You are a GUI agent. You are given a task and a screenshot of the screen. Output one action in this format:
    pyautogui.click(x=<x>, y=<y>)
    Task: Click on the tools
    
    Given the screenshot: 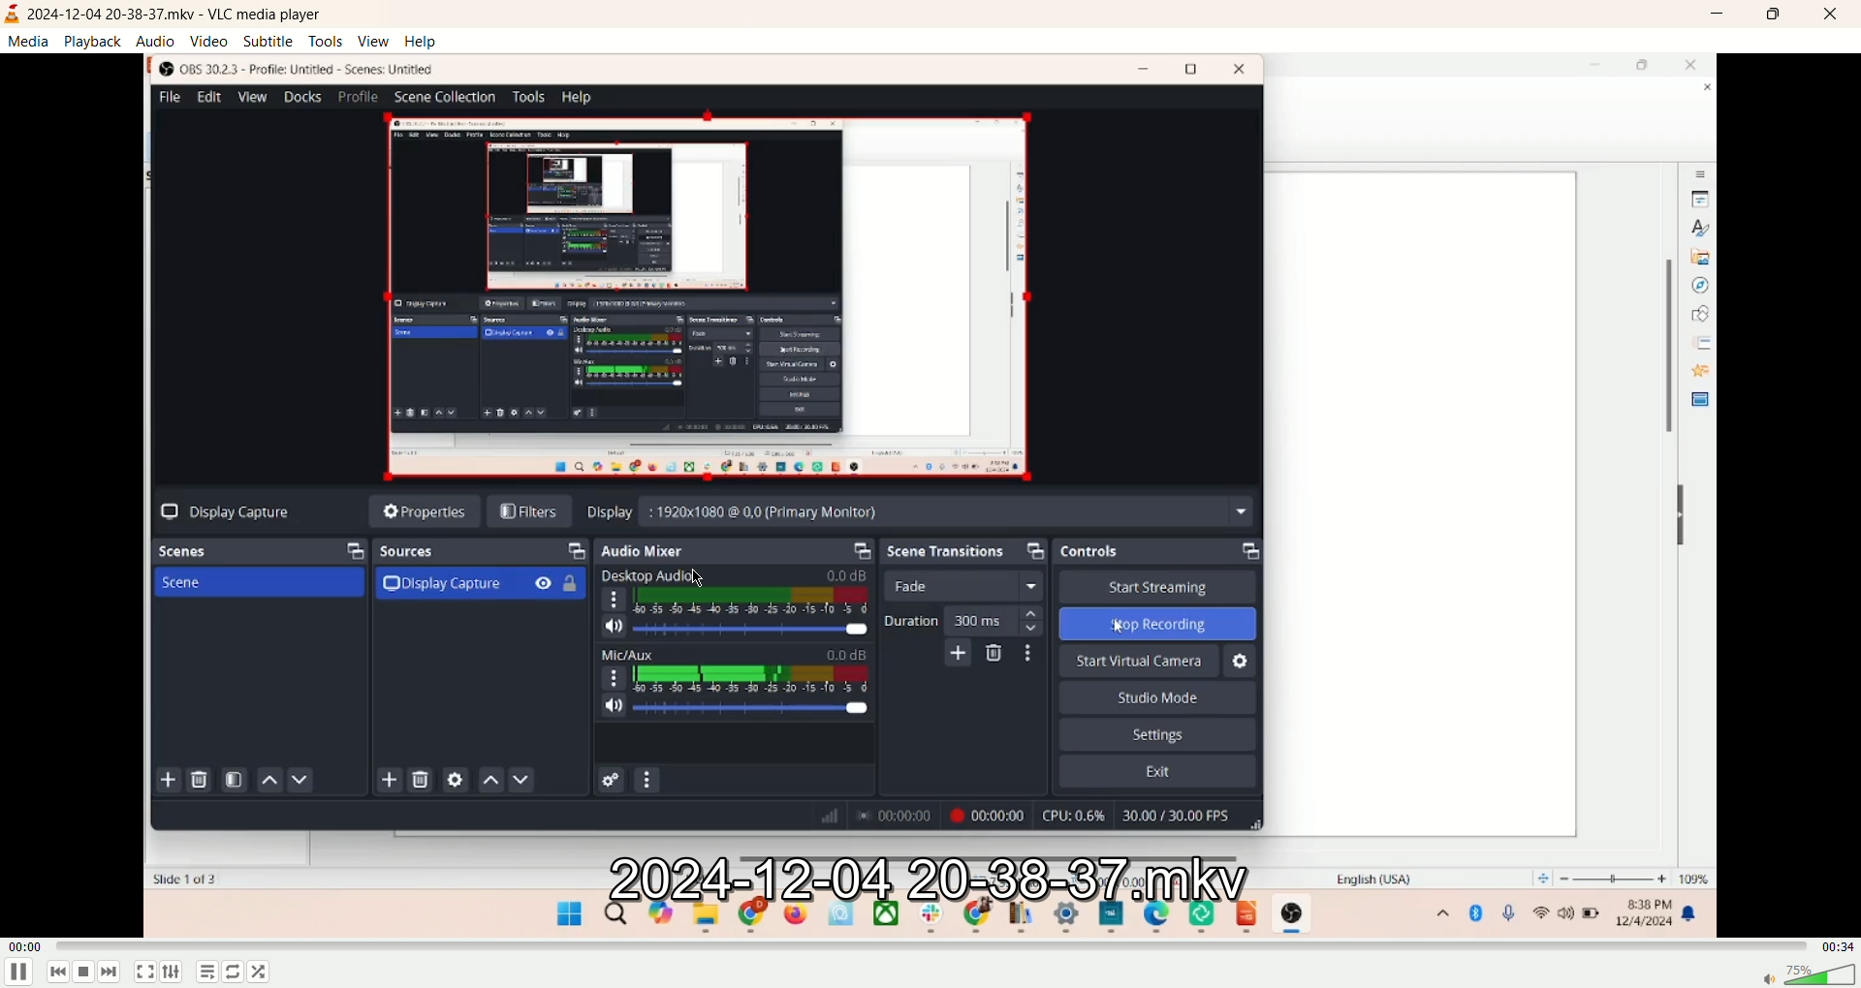 What is the action you would take?
    pyautogui.click(x=324, y=41)
    